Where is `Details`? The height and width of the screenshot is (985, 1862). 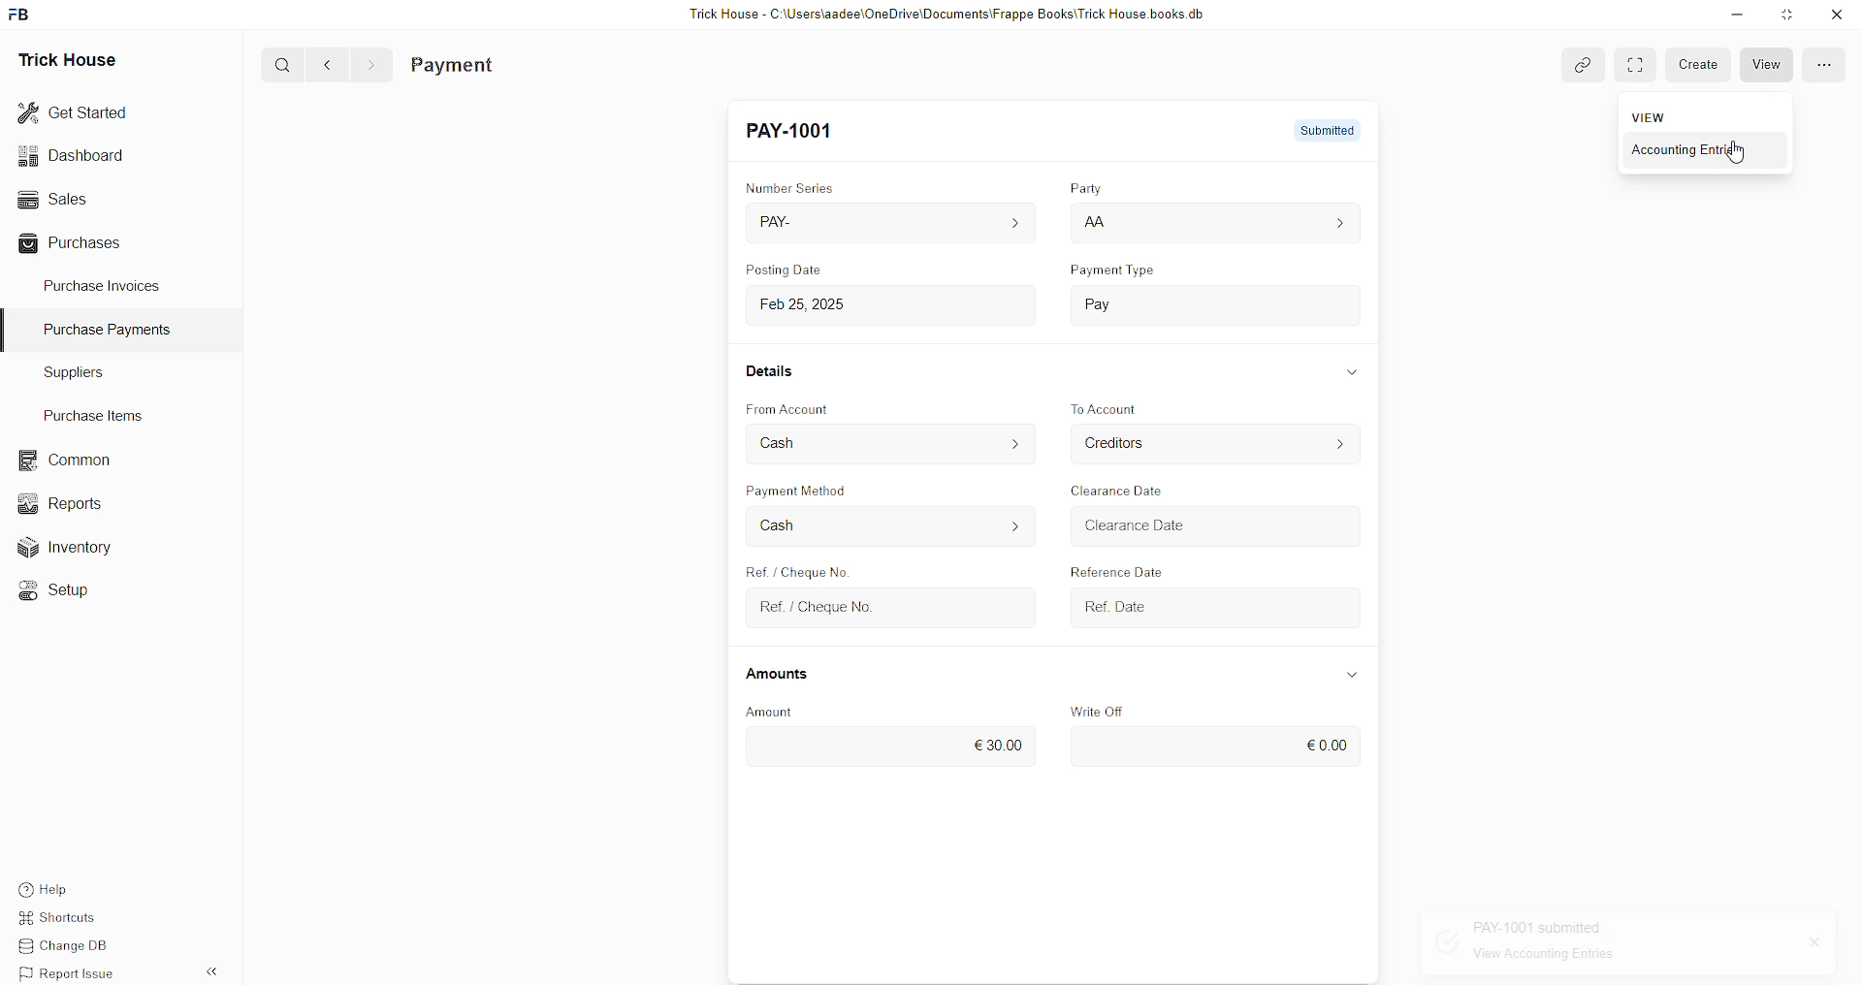 Details is located at coordinates (778, 376).